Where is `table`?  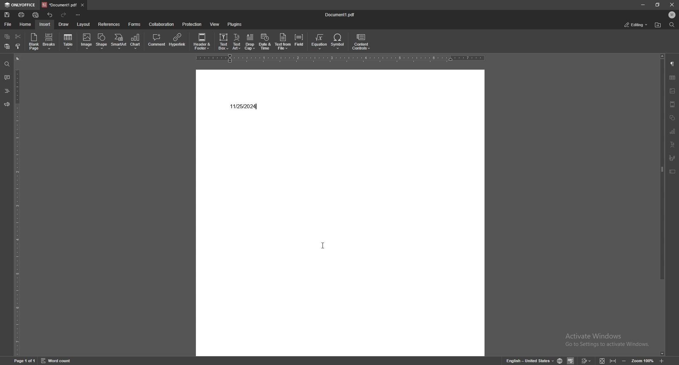 table is located at coordinates (68, 42).